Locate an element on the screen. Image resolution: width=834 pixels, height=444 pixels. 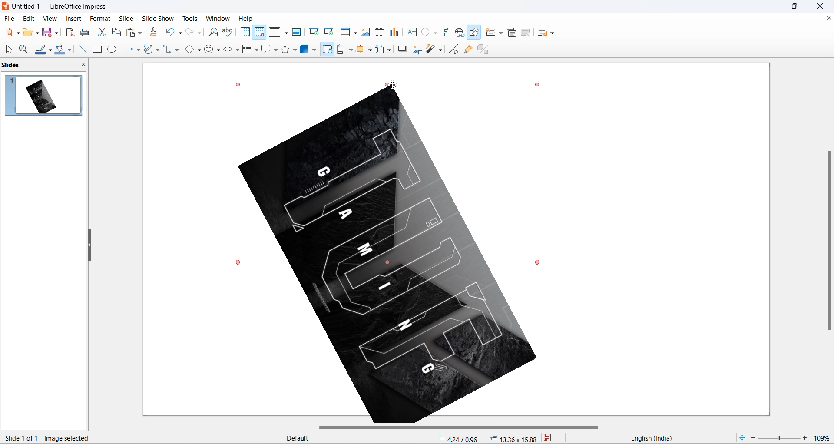
fill color options is located at coordinates (69, 51).